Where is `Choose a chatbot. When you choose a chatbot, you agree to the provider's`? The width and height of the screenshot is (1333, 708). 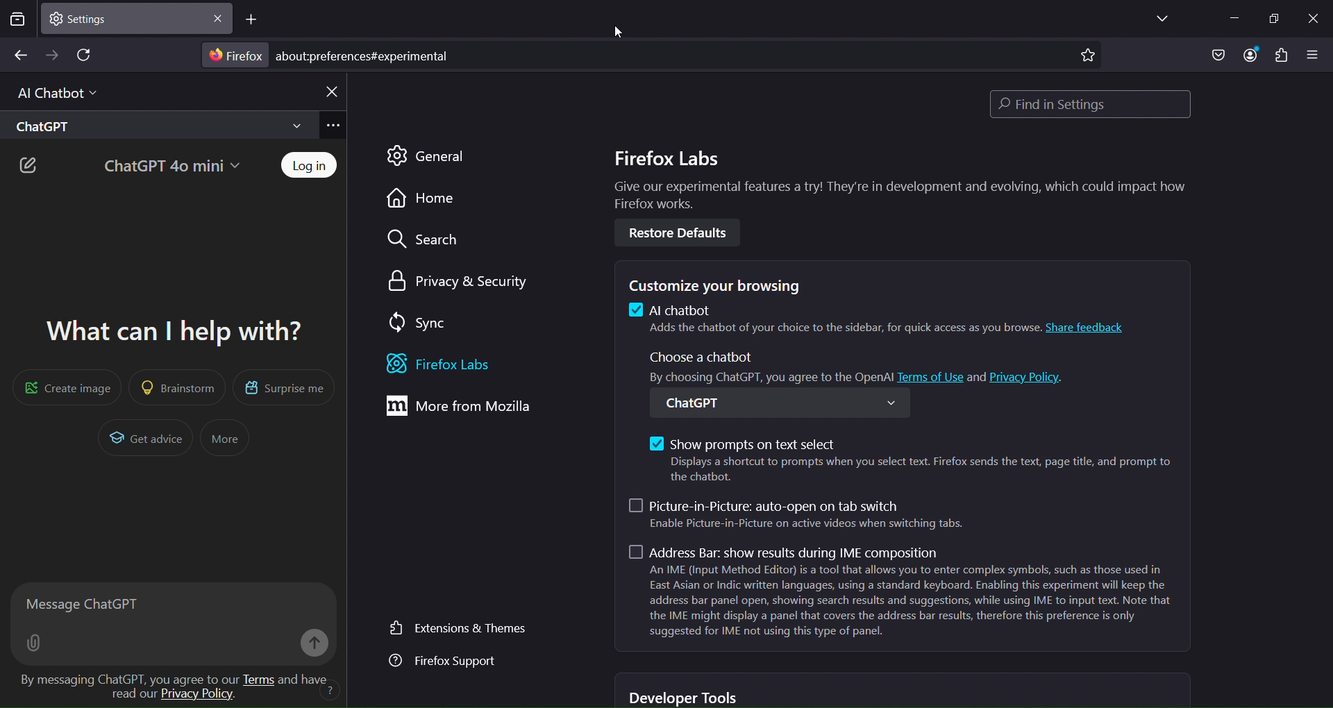
Choose a chatbot. When you choose a chatbot, you agree to the provider's is located at coordinates (767, 366).